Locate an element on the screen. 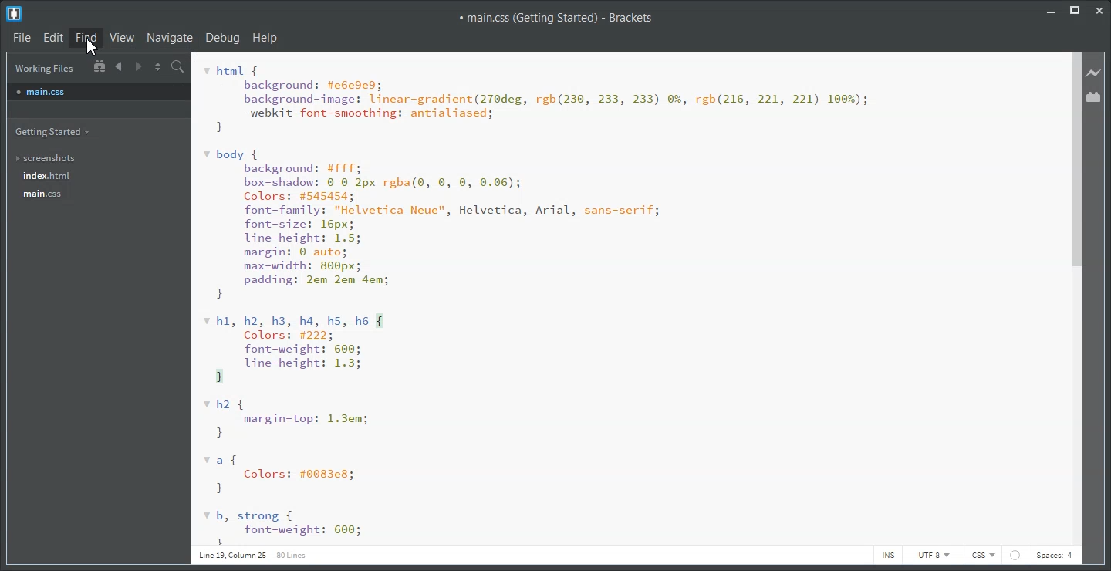 This screenshot has height=571, width=1111. Getting Started is located at coordinates (56, 132).